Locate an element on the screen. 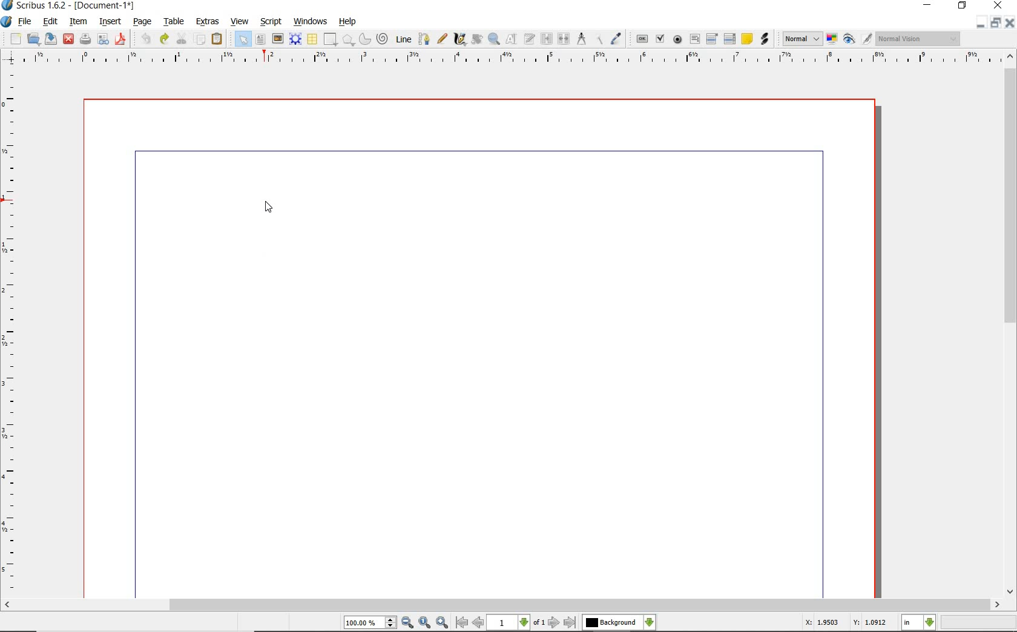 The width and height of the screenshot is (1017, 632). text frame is located at coordinates (261, 41).